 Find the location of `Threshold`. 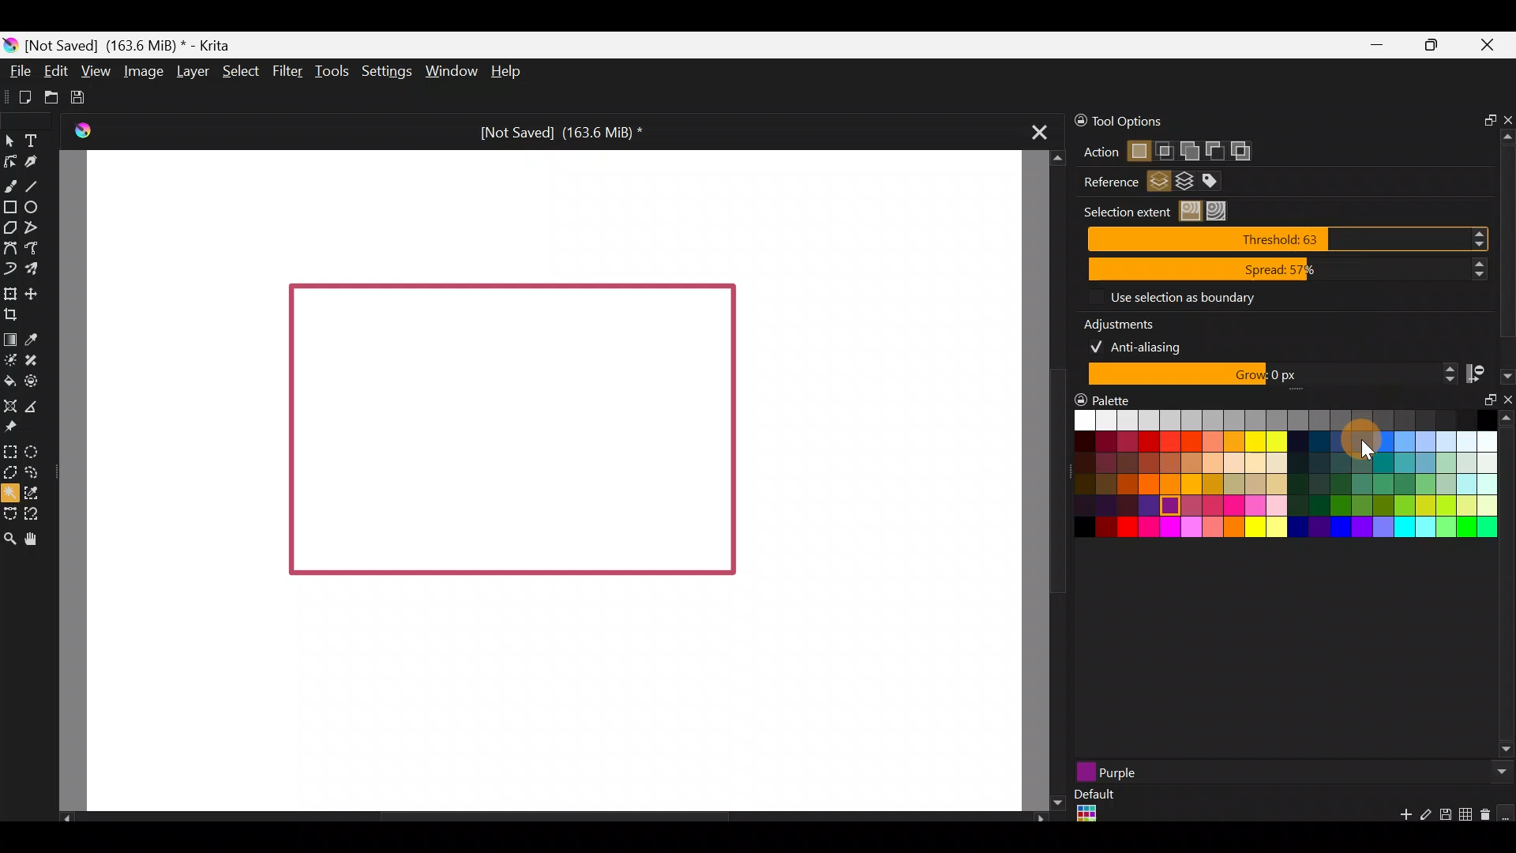

Threshold is located at coordinates (1292, 239).